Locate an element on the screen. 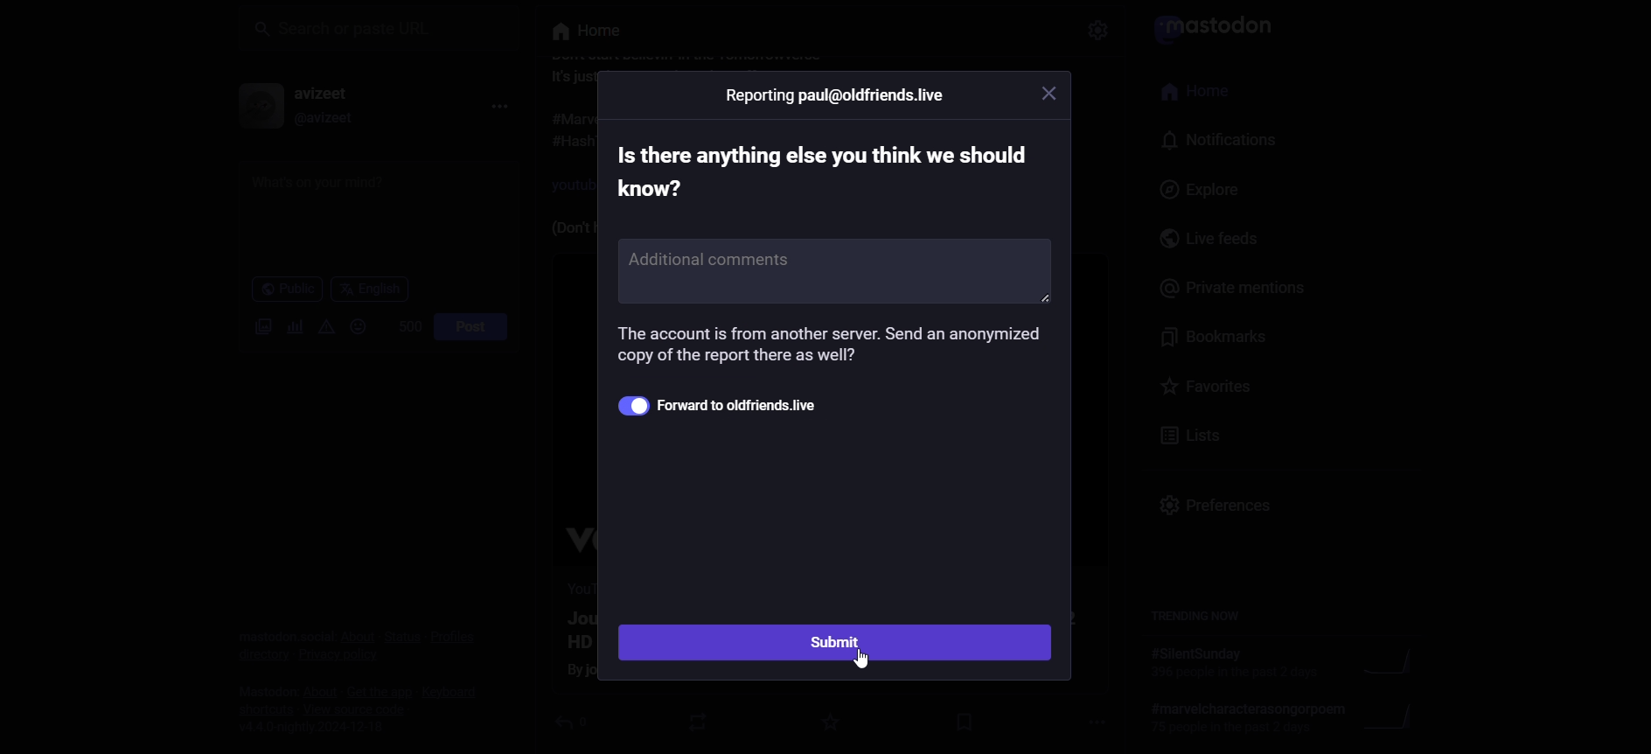 Image resolution: width=1651 pixels, height=754 pixels.  is located at coordinates (1097, 26).